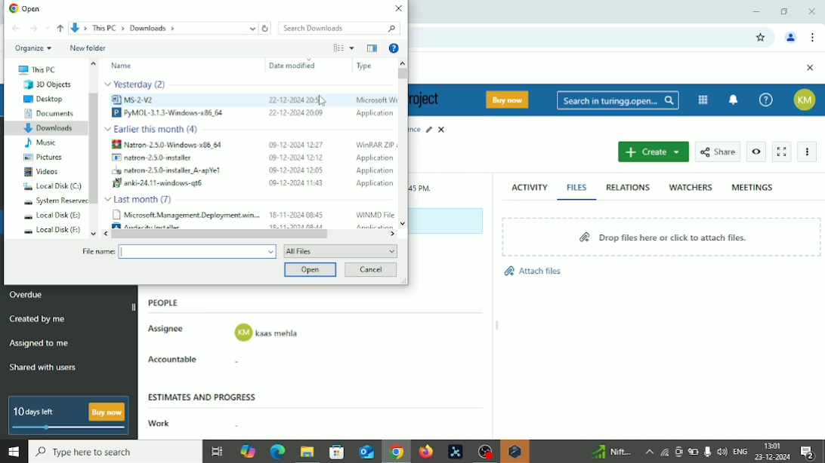 This screenshot has height=463, width=825. What do you see at coordinates (425, 452) in the screenshot?
I see `Firefox` at bounding box center [425, 452].